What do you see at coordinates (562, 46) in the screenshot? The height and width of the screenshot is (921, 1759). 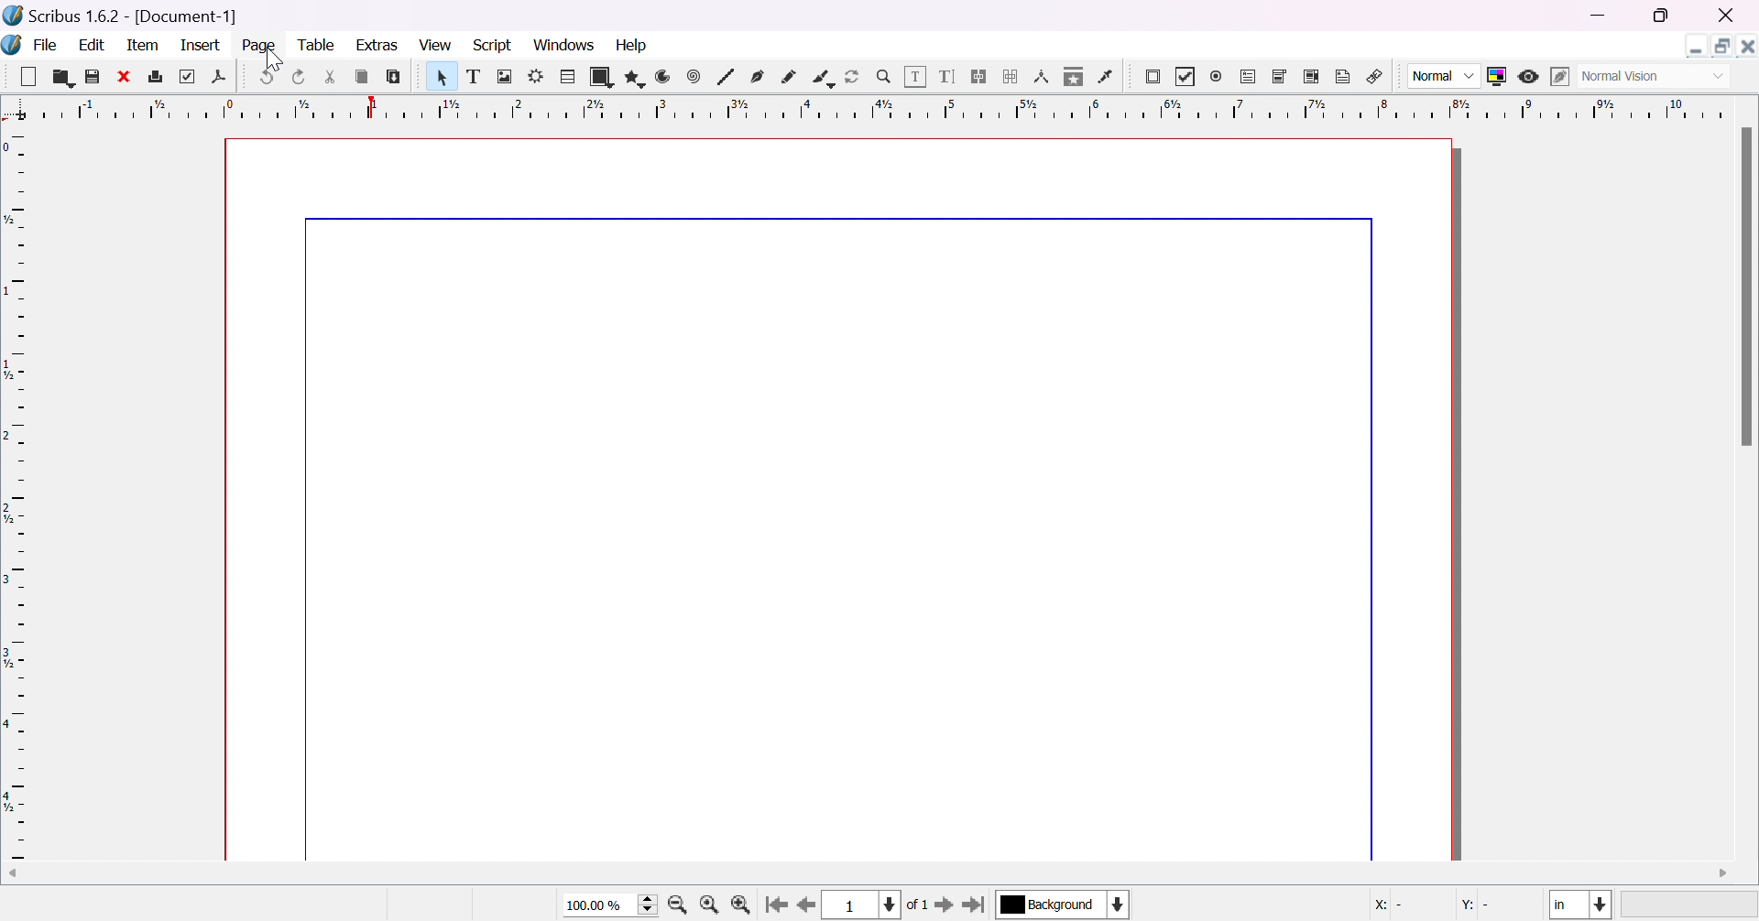 I see `windows` at bounding box center [562, 46].